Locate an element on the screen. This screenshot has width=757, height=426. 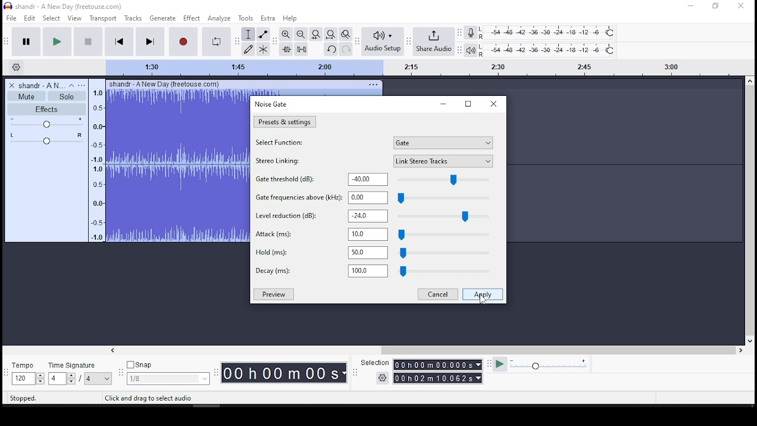
Timer is located at coordinates (282, 374).